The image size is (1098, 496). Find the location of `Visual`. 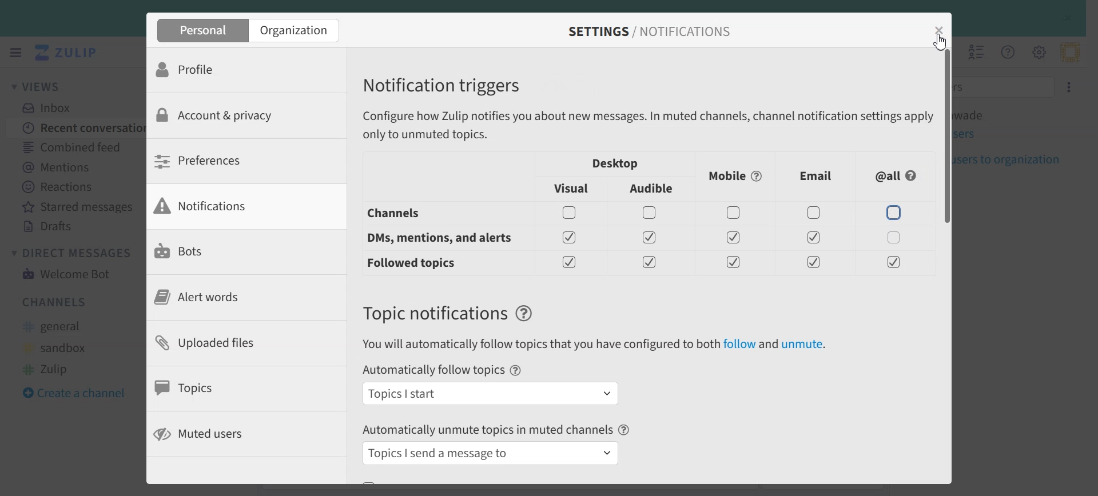

Visual is located at coordinates (572, 189).